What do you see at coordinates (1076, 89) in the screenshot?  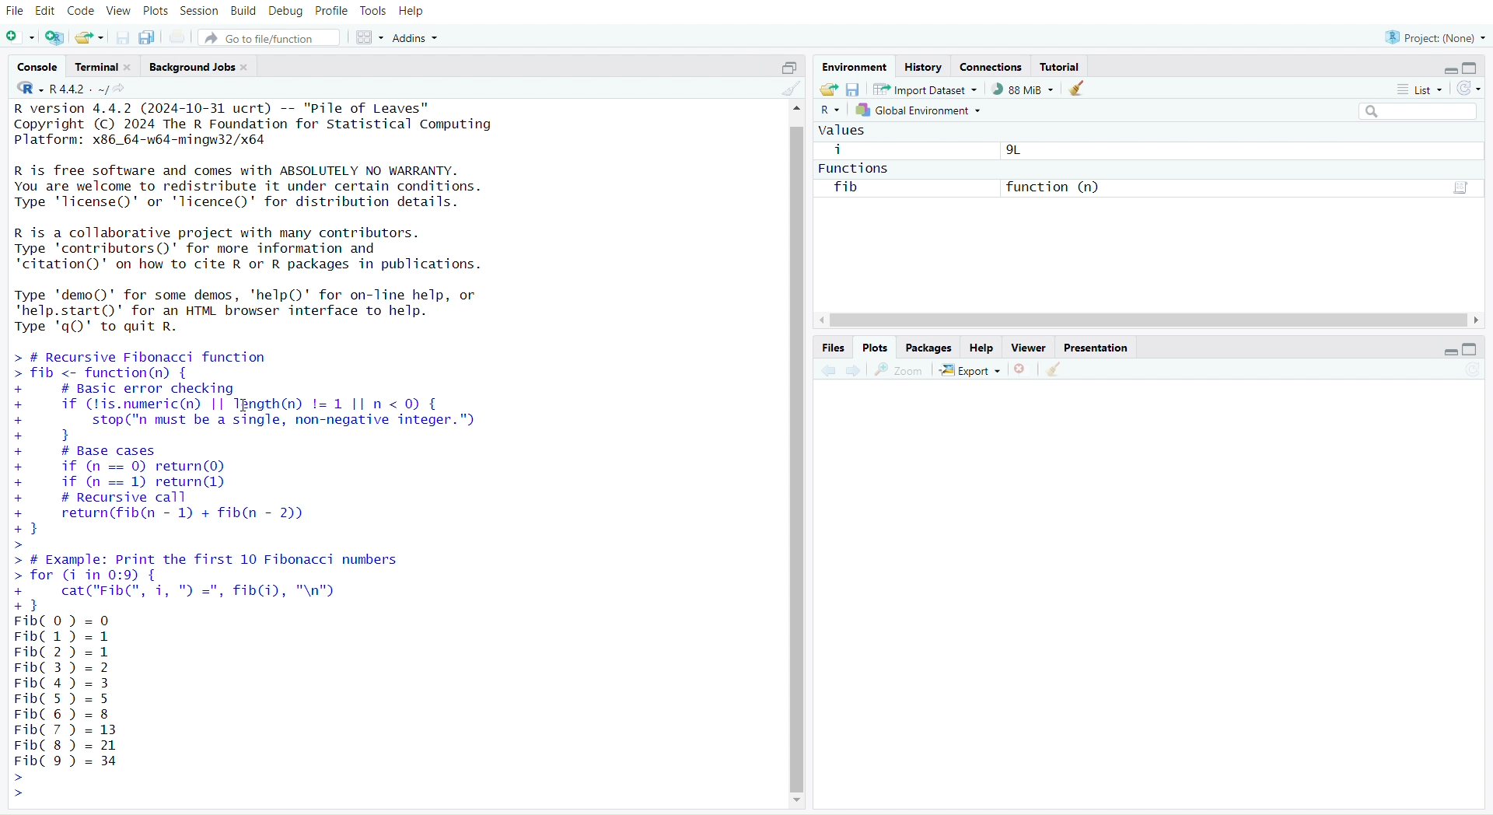 I see `clear all objects` at bounding box center [1076, 89].